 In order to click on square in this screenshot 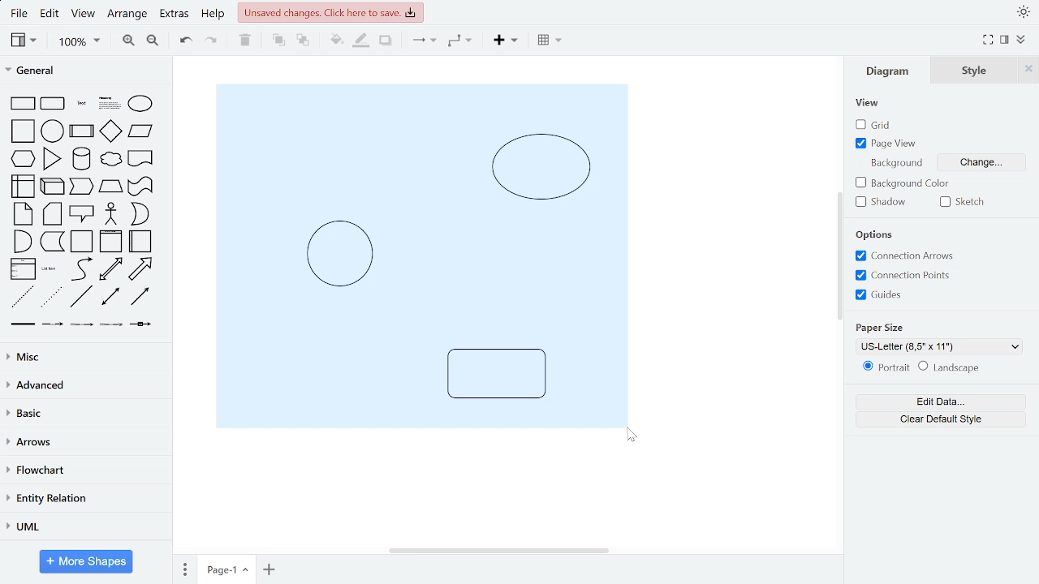, I will do `click(22, 131)`.